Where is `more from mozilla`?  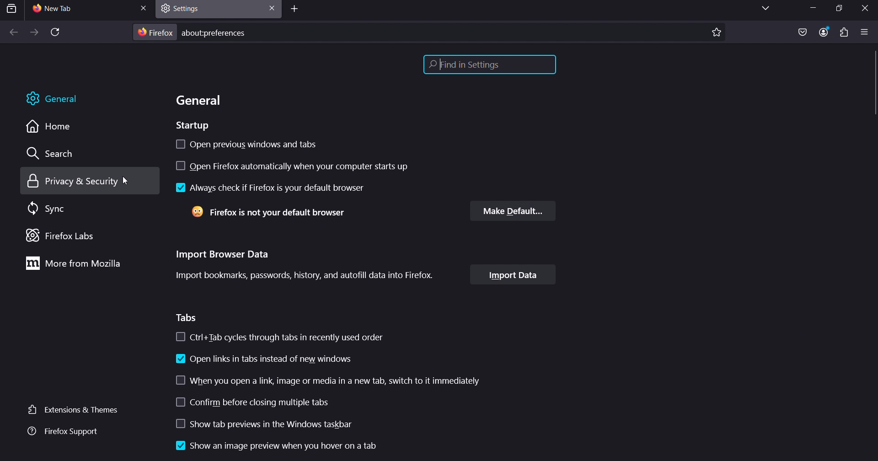 more from mozilla is located at coordinates (76, 264).